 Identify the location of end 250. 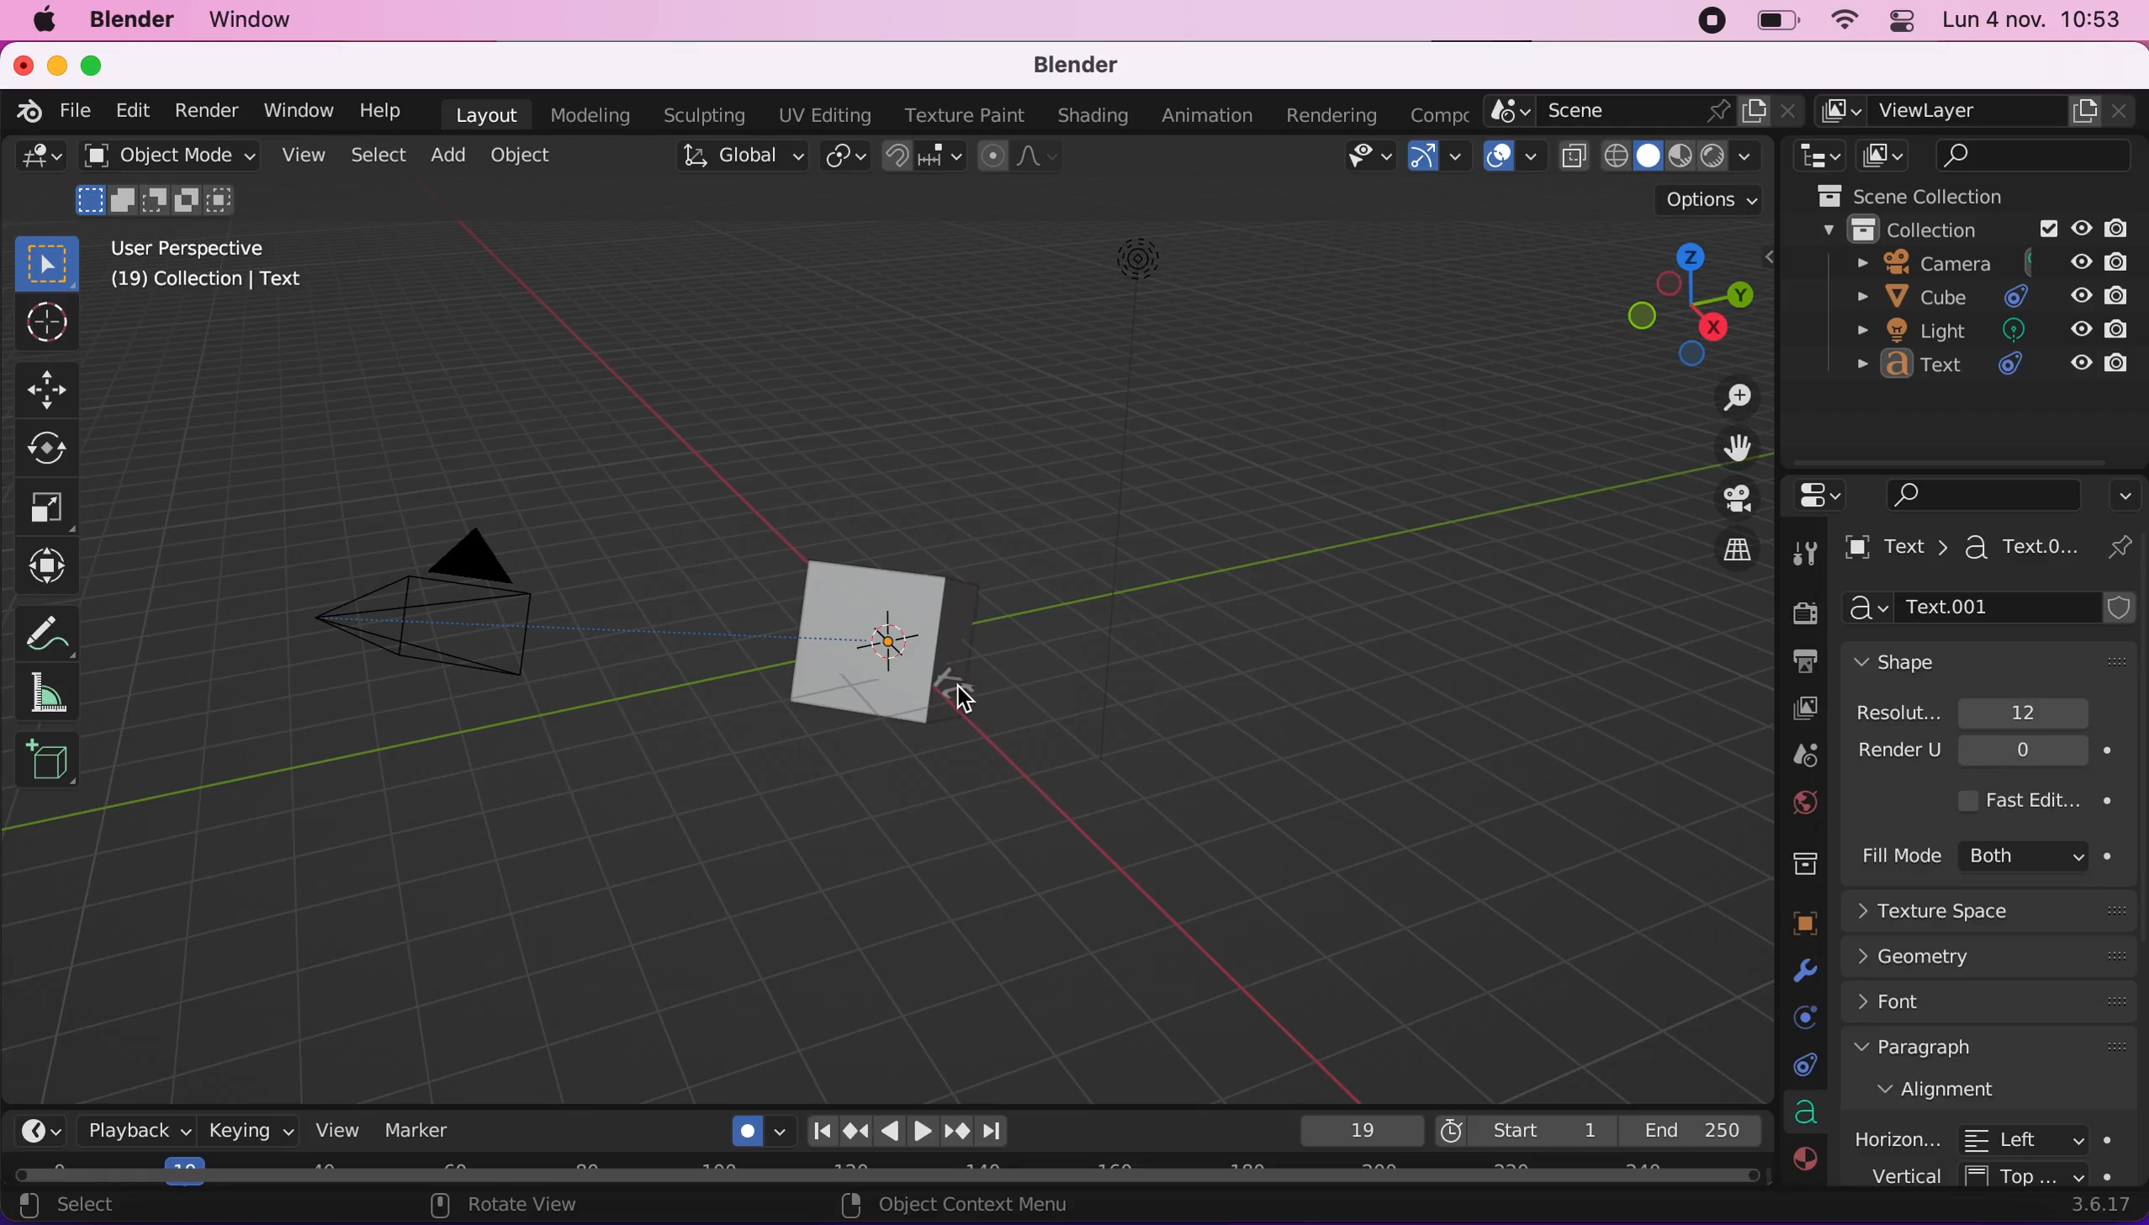
(1692, 1129).